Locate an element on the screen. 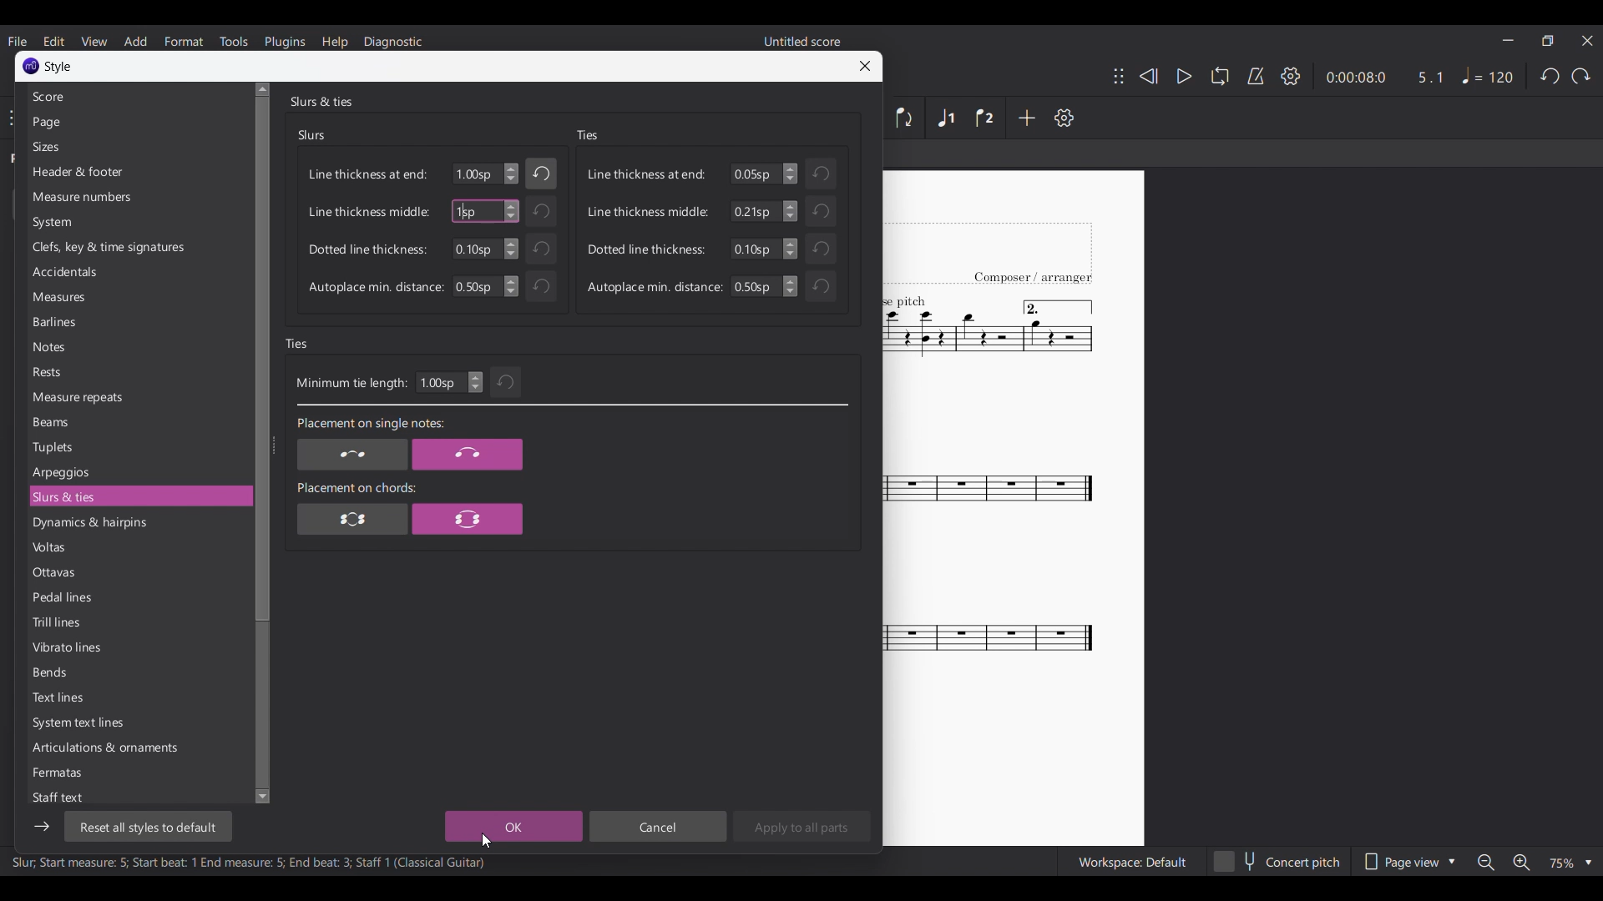 This screenshot has height=901, width=1603. Undo is located at coordinates (821, 174).